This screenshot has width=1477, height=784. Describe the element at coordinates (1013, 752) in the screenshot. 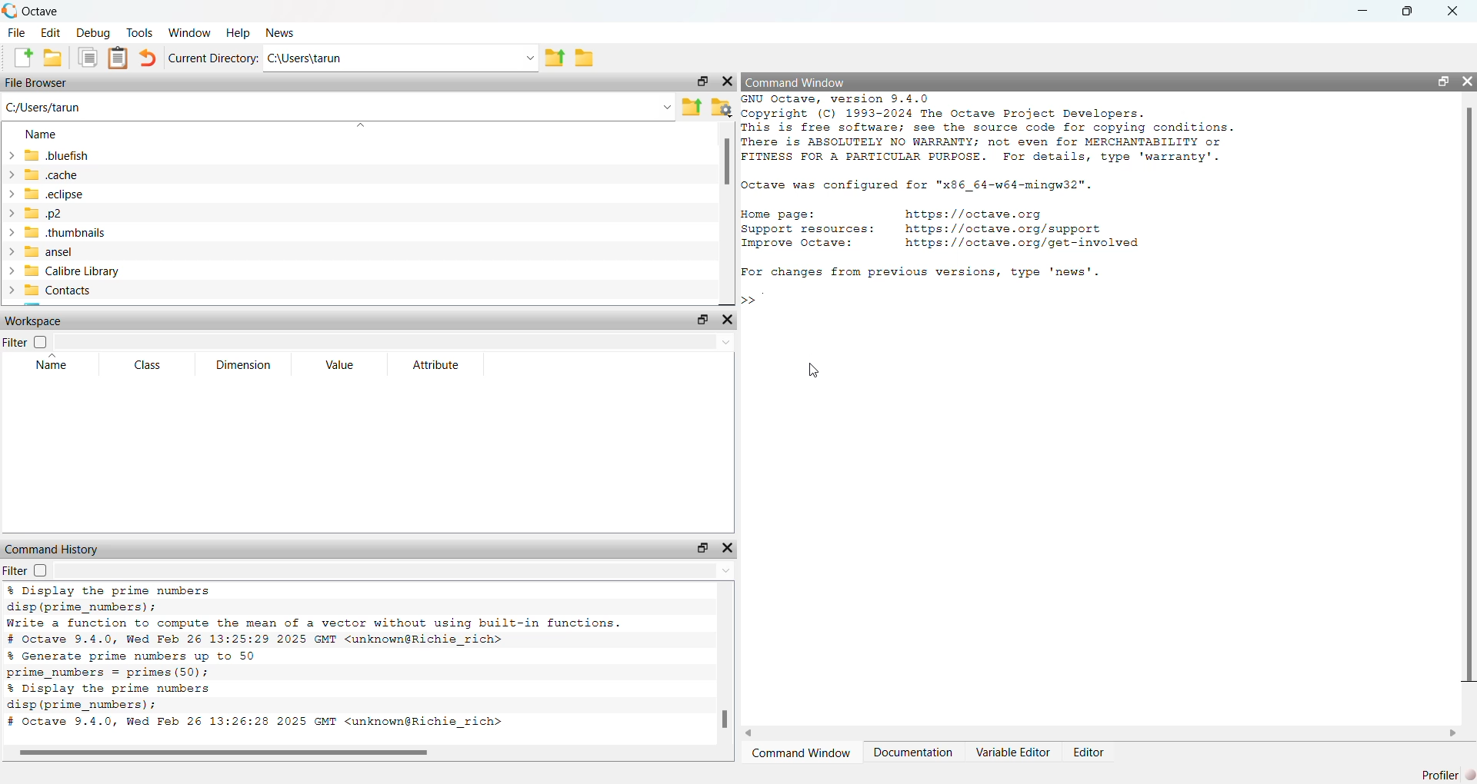

I see `Variable Editor` at that location.